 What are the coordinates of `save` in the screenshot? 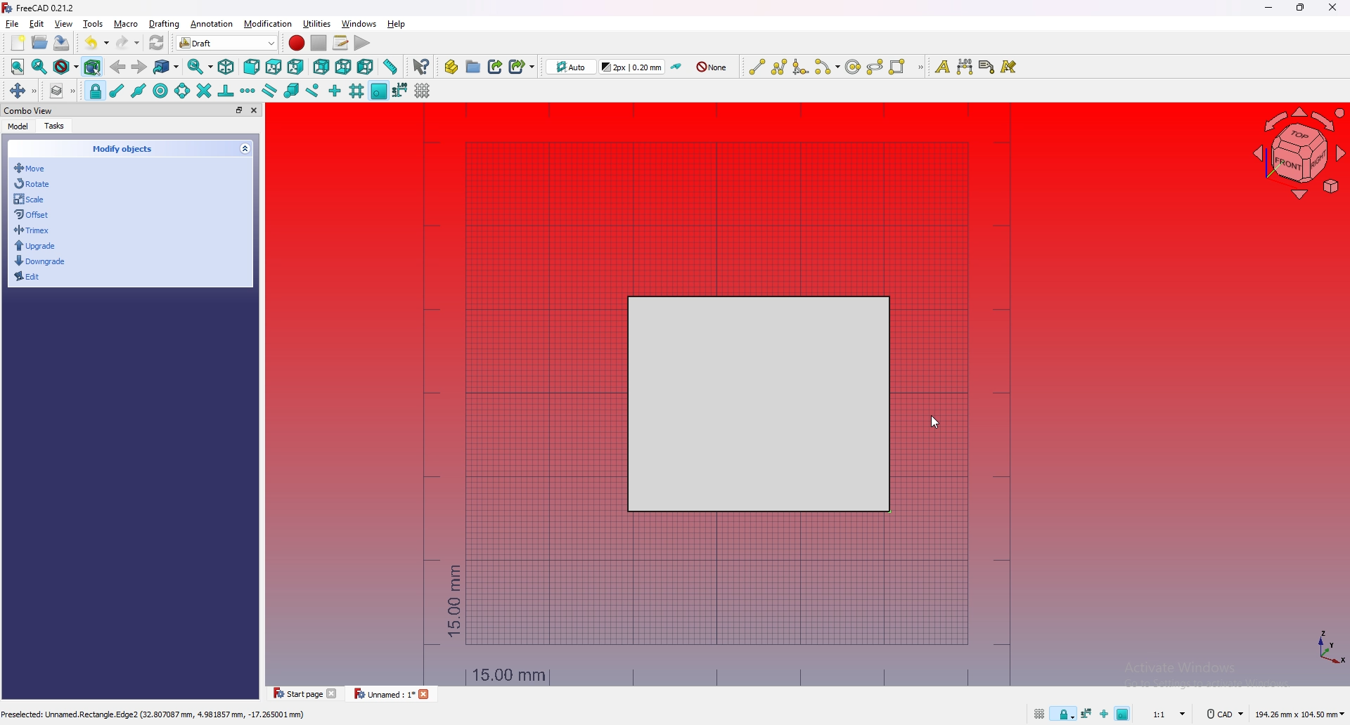 It's located at (62, 43).